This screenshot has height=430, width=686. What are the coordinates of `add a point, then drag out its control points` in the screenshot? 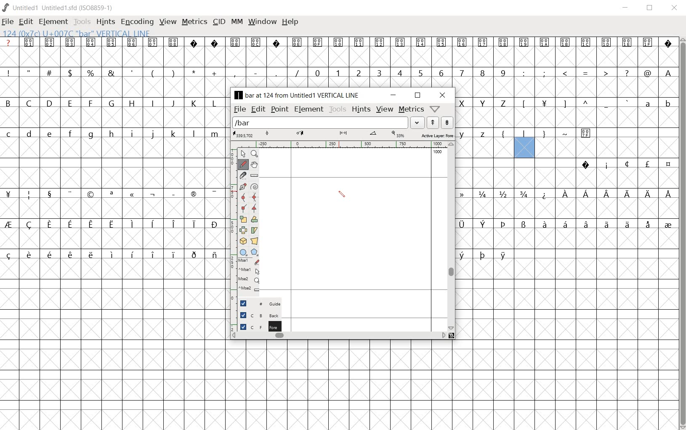 It's located at (242, 186).